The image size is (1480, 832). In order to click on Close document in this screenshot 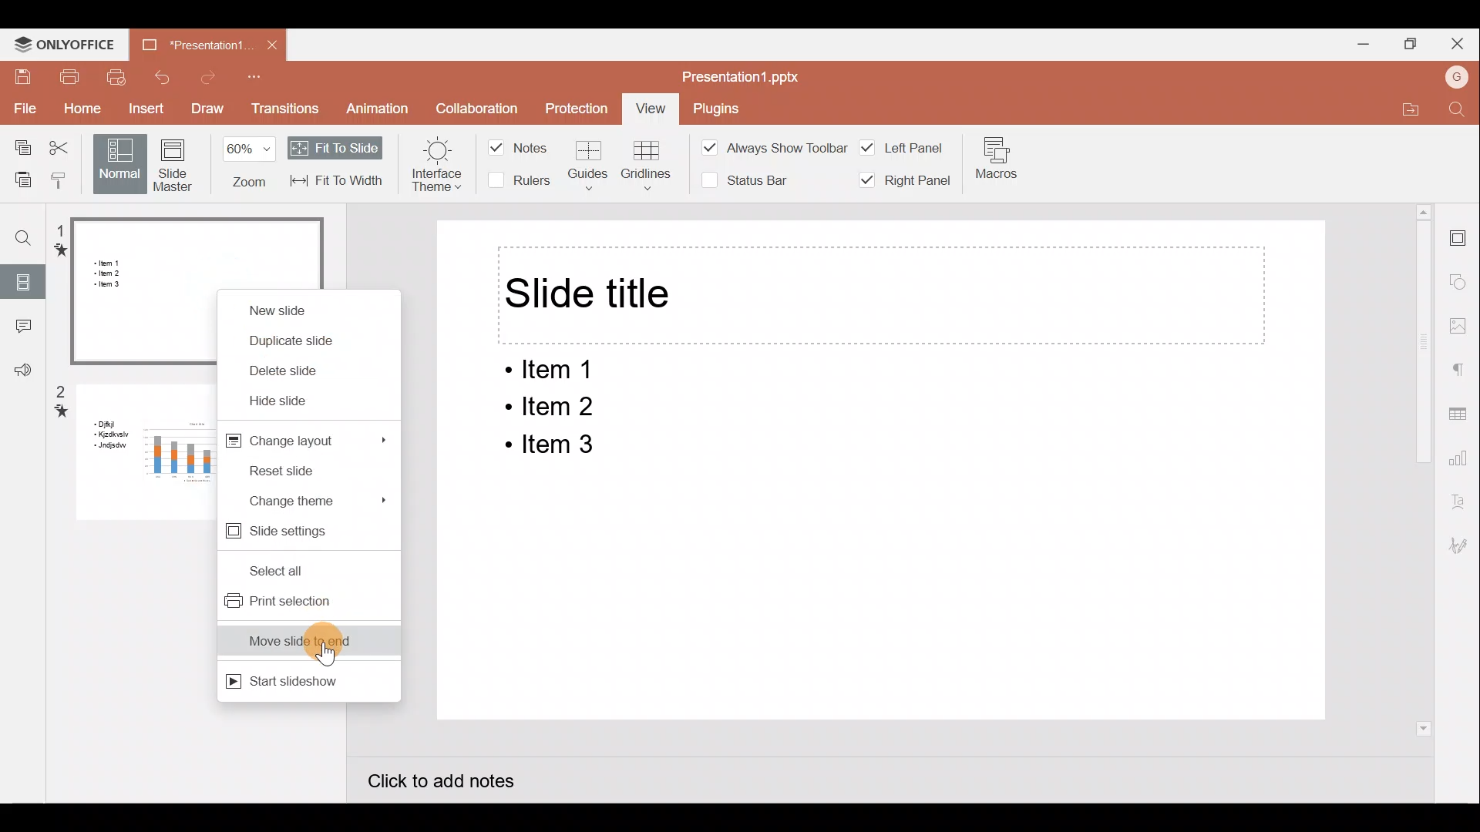, I will do `click(271, 43)`.